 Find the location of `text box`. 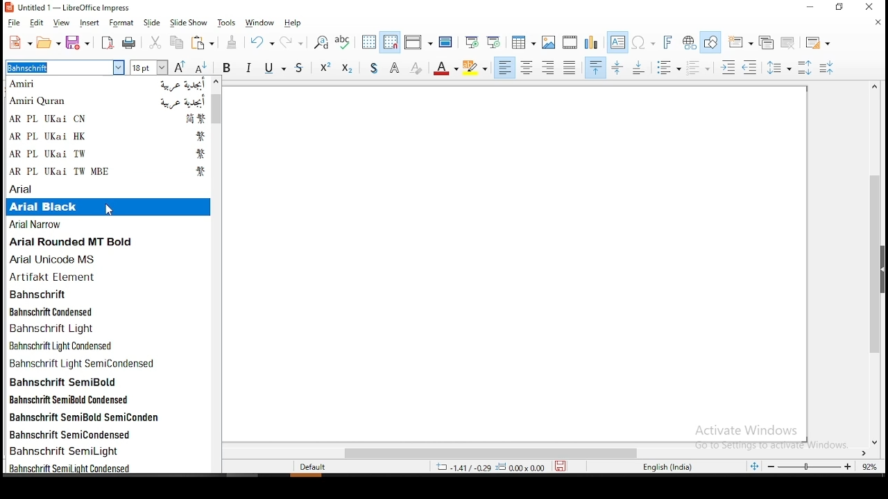

text box is located at coordinates (617, 41).